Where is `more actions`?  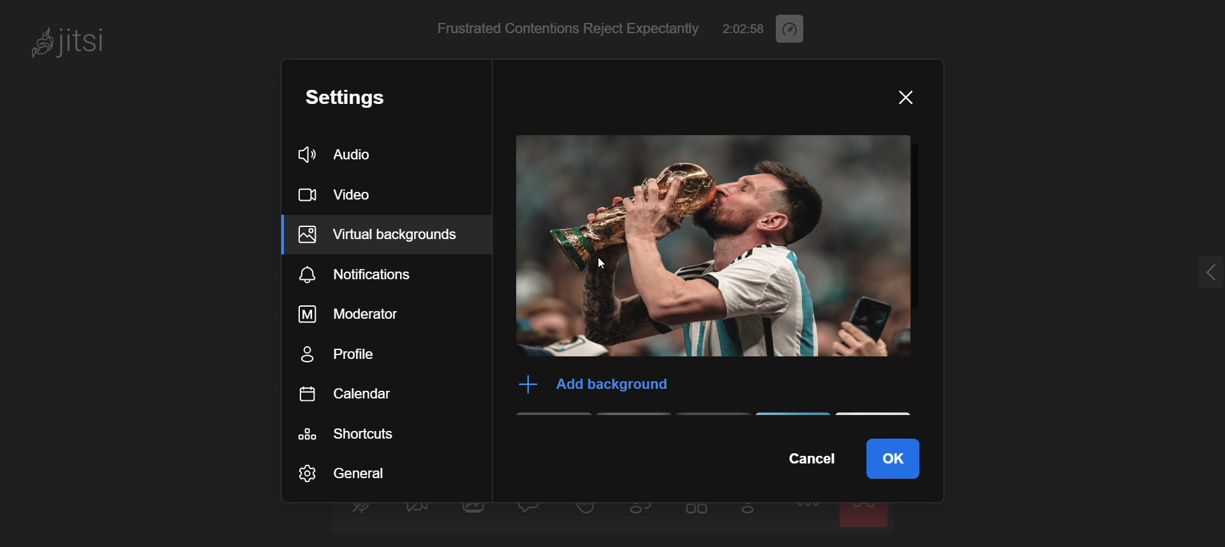
more actions is located at coordinates (809, 514).